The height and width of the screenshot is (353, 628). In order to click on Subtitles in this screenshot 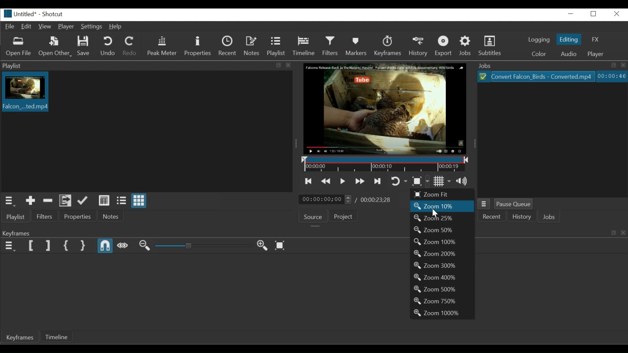, I will do `click(492, 46)`.